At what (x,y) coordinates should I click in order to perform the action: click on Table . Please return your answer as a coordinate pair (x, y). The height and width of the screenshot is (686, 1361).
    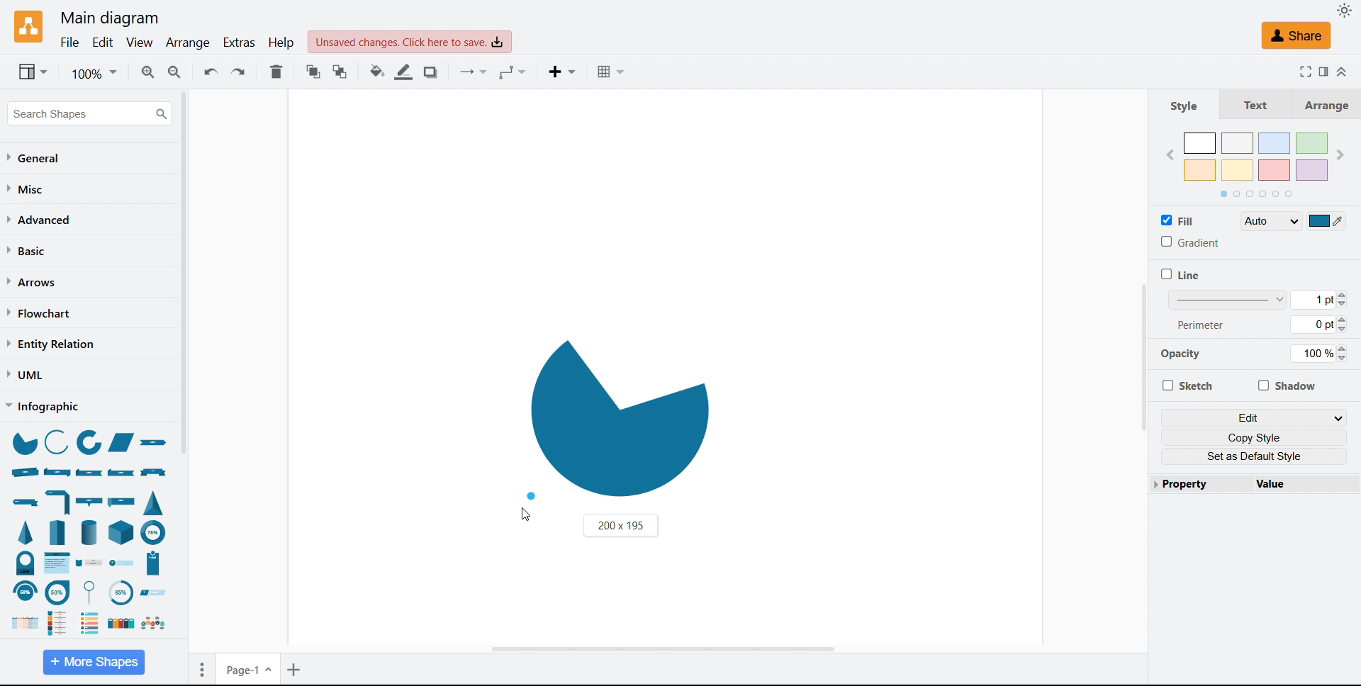
    Looking at the image, I should click on (614, 72).